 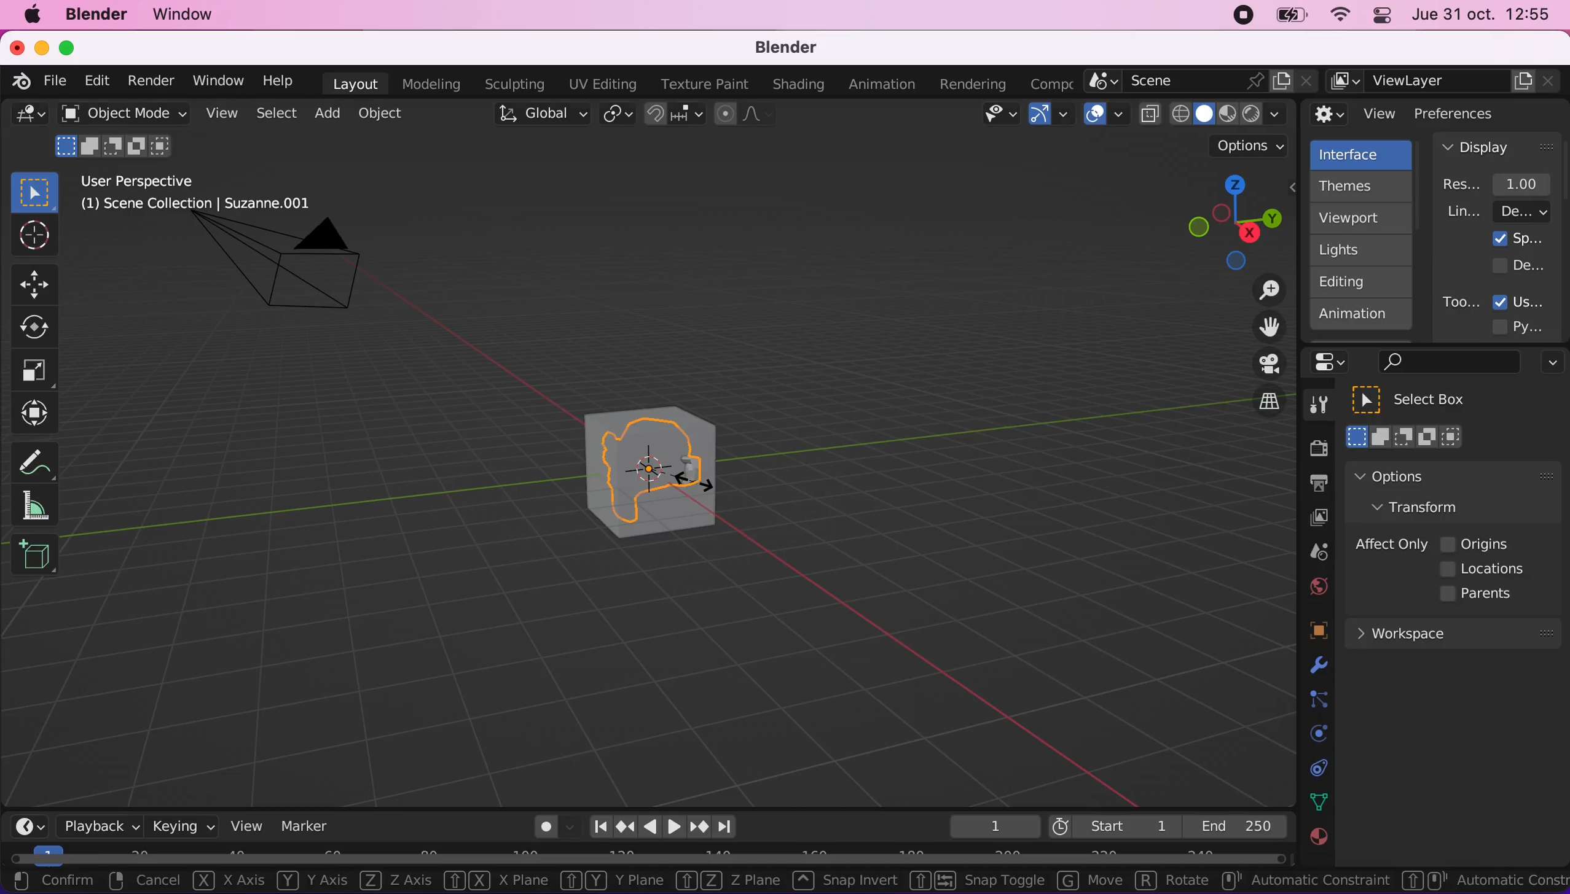 I want to click on move, so click(x=1085, y=881).